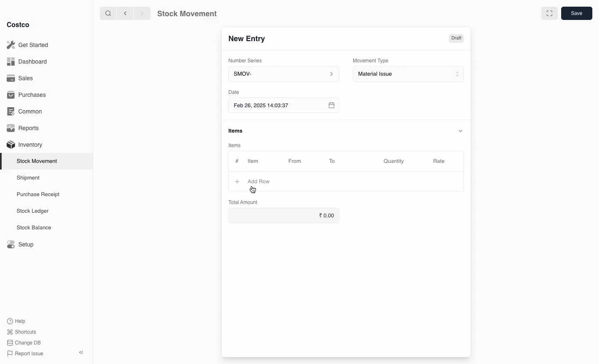 The height and width of the screenshot is (364, 599). I want to click on Add Row, so click(260, 180).